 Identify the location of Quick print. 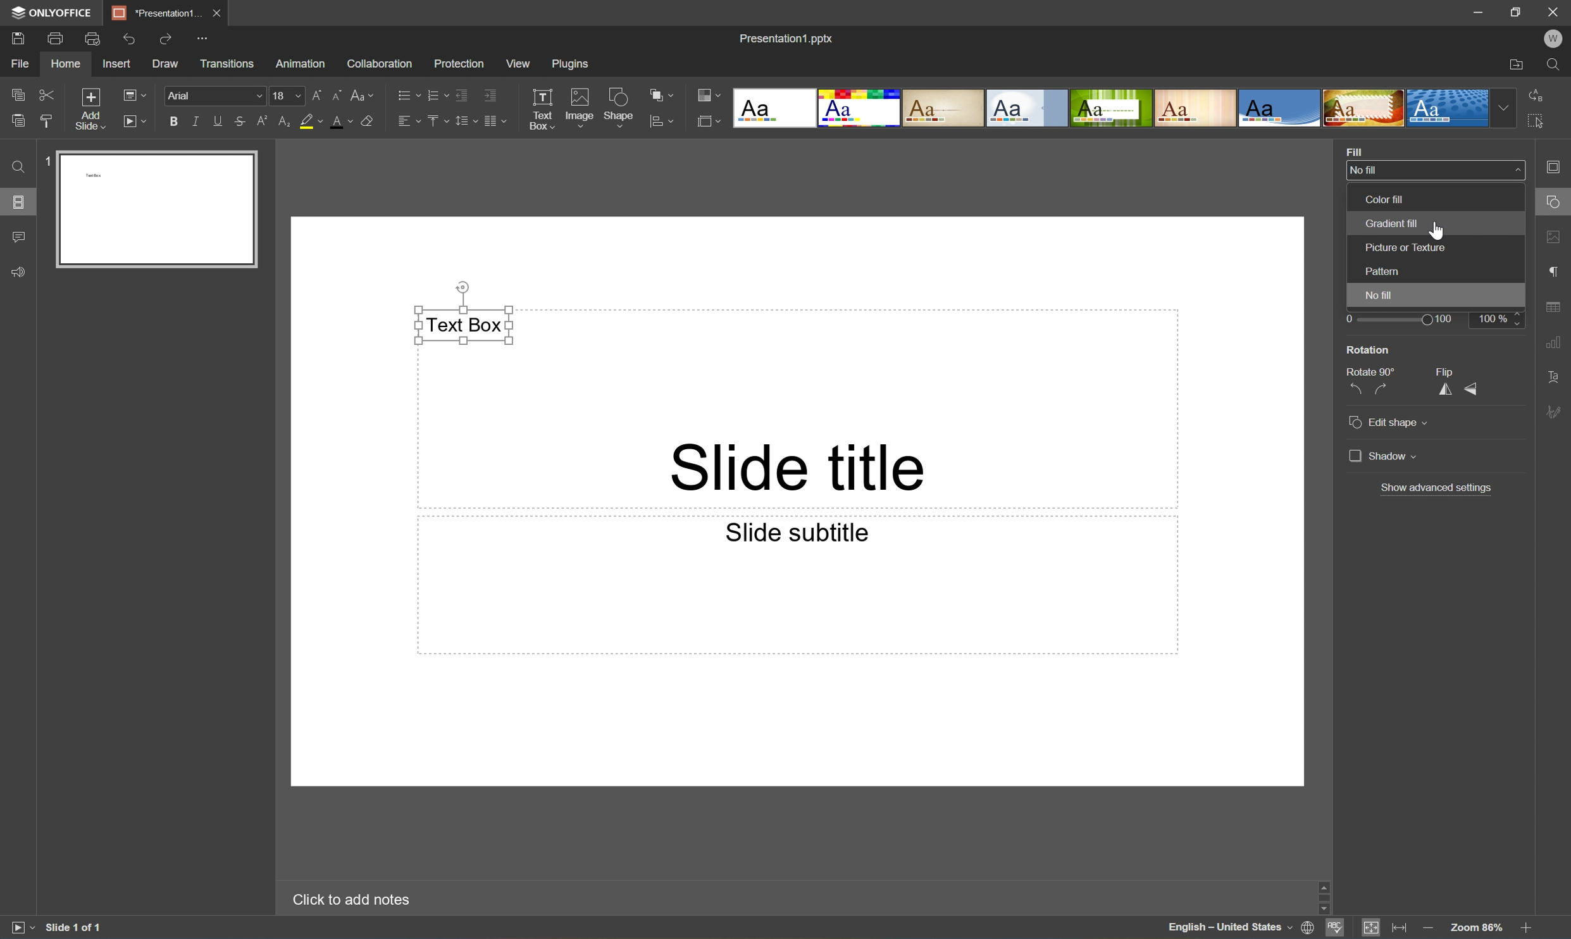
(90, 40).